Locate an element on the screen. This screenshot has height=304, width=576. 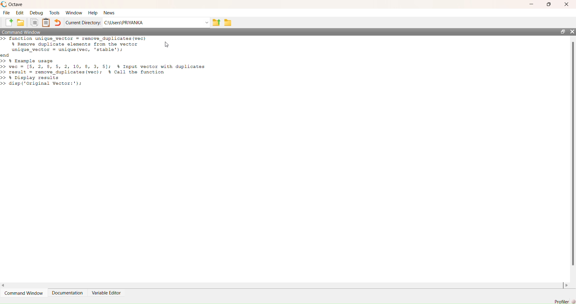
command window is located at coordinates (22, 32).